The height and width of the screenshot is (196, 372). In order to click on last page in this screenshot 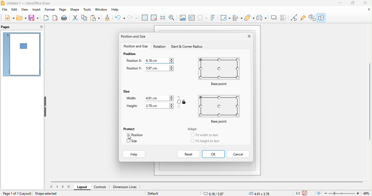, I will do `click(69, 187)`.